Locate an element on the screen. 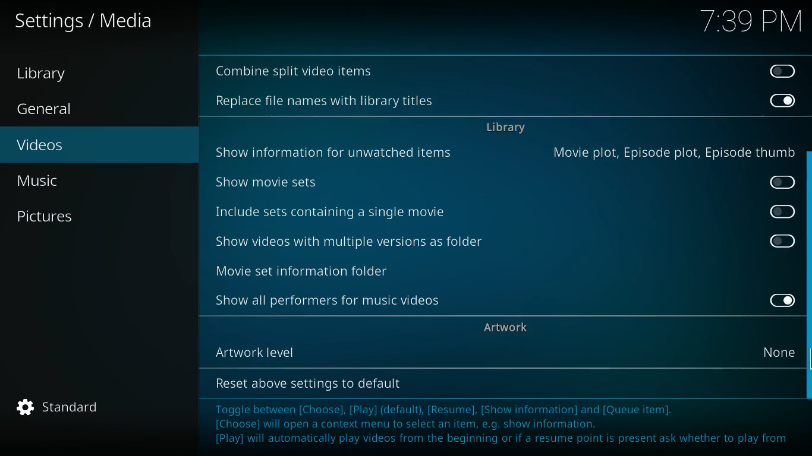  library is located at coordinates (505, 129).